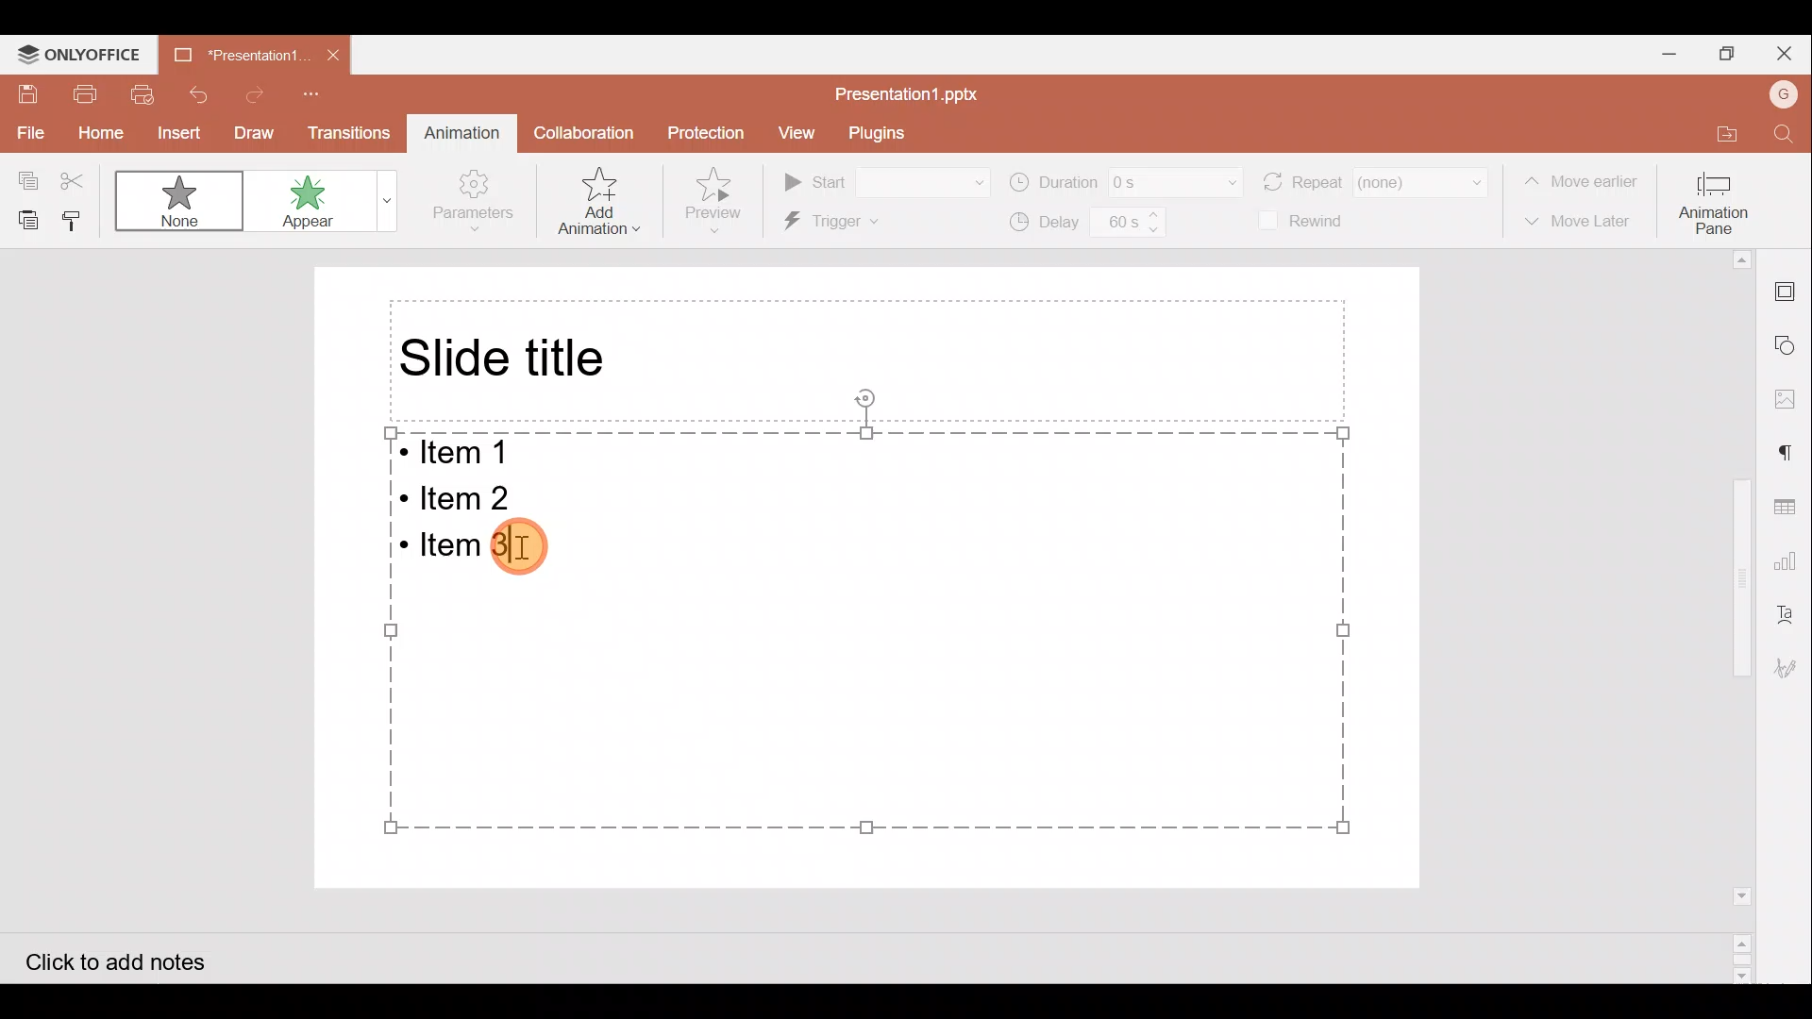  I want to click on Repeat, so click(1377, 179).